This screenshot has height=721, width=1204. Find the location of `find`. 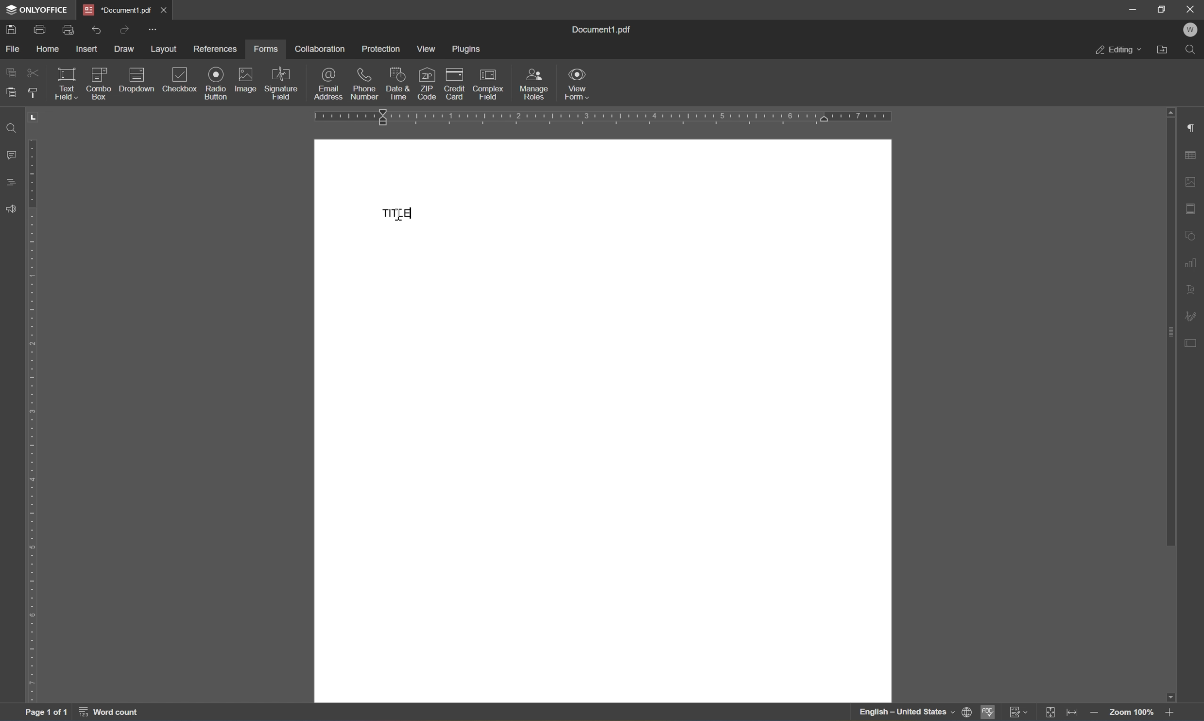

find is located at coordinates (1193, 49).